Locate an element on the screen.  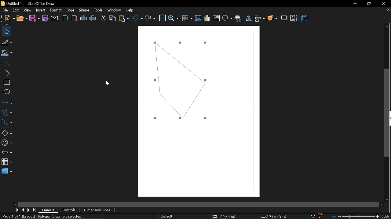
3d effect is located at coordinates (305, 18).